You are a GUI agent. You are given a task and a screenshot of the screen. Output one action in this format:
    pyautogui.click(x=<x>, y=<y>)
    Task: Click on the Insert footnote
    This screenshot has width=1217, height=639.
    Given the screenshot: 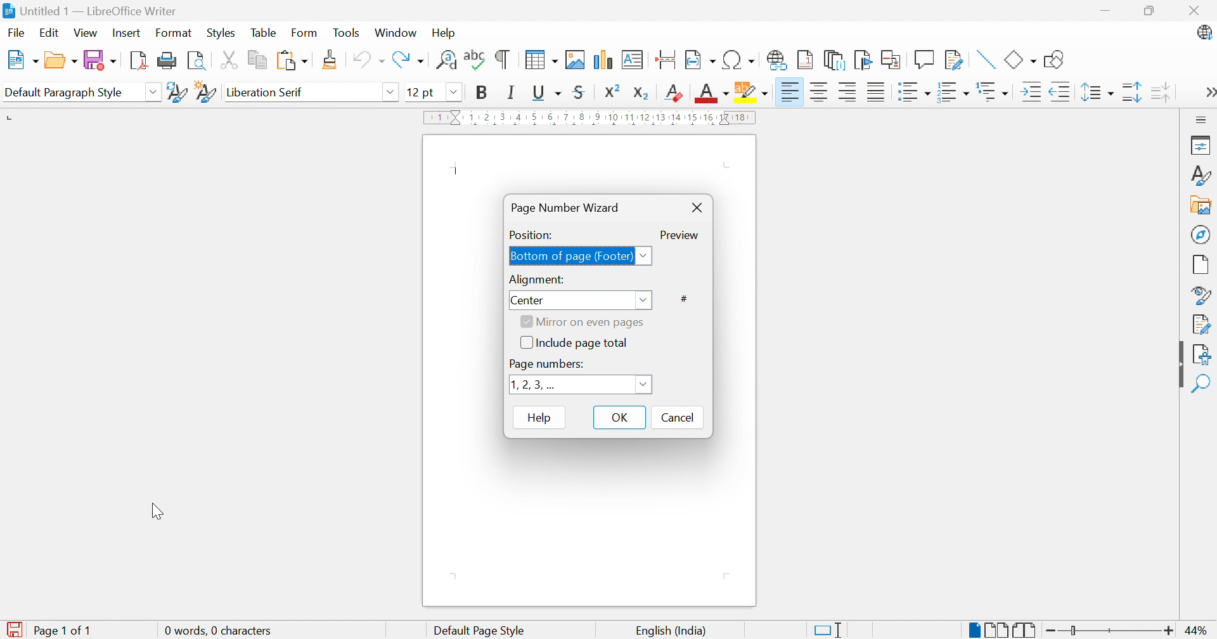 What is the action you would take?
    pyautogui.click(x=806, y=60)
    